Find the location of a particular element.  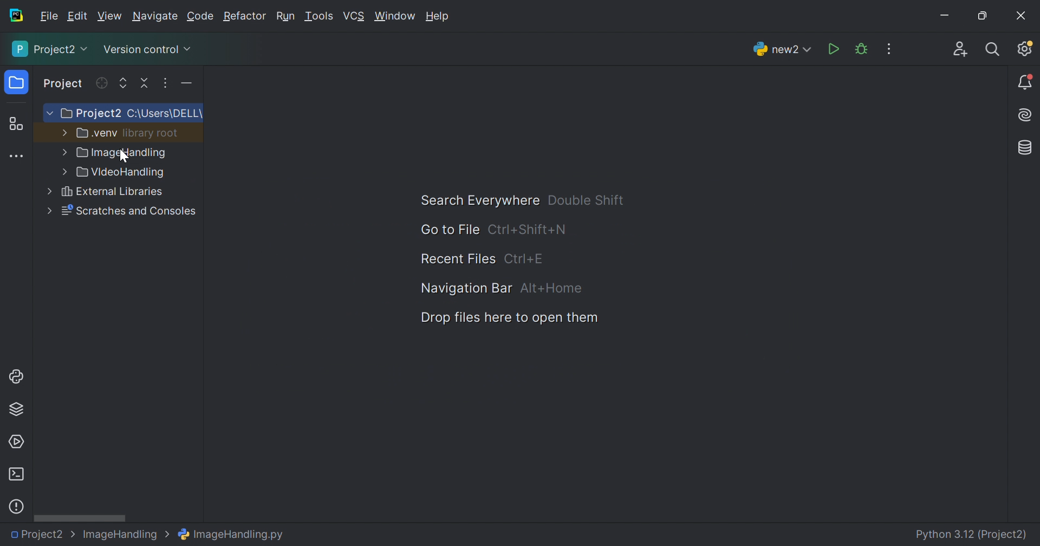

ImageHandling.py is located at coordinates (231, 533).